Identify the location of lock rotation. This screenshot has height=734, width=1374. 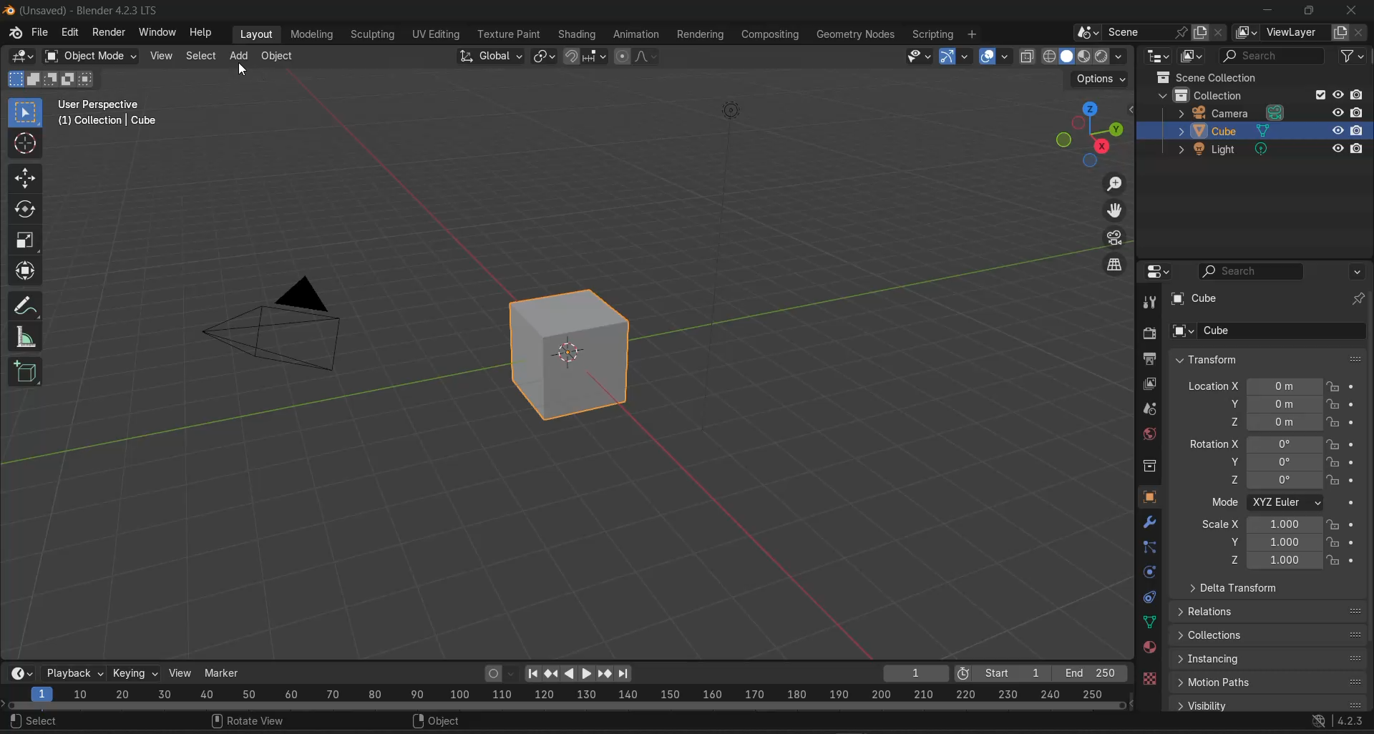
(1335, 444).